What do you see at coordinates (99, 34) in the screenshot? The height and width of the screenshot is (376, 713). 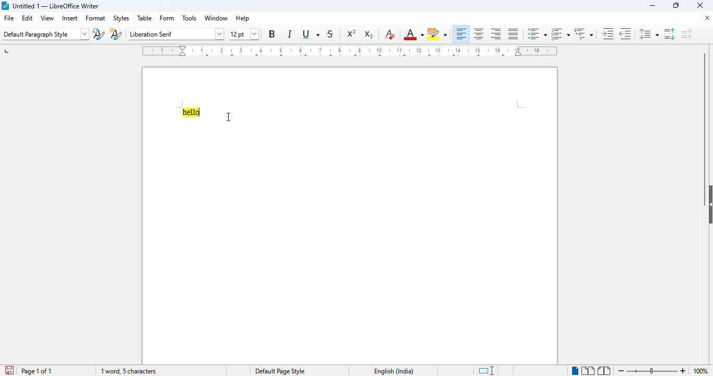 I see `update selected style` at bounding box center [99, 34].